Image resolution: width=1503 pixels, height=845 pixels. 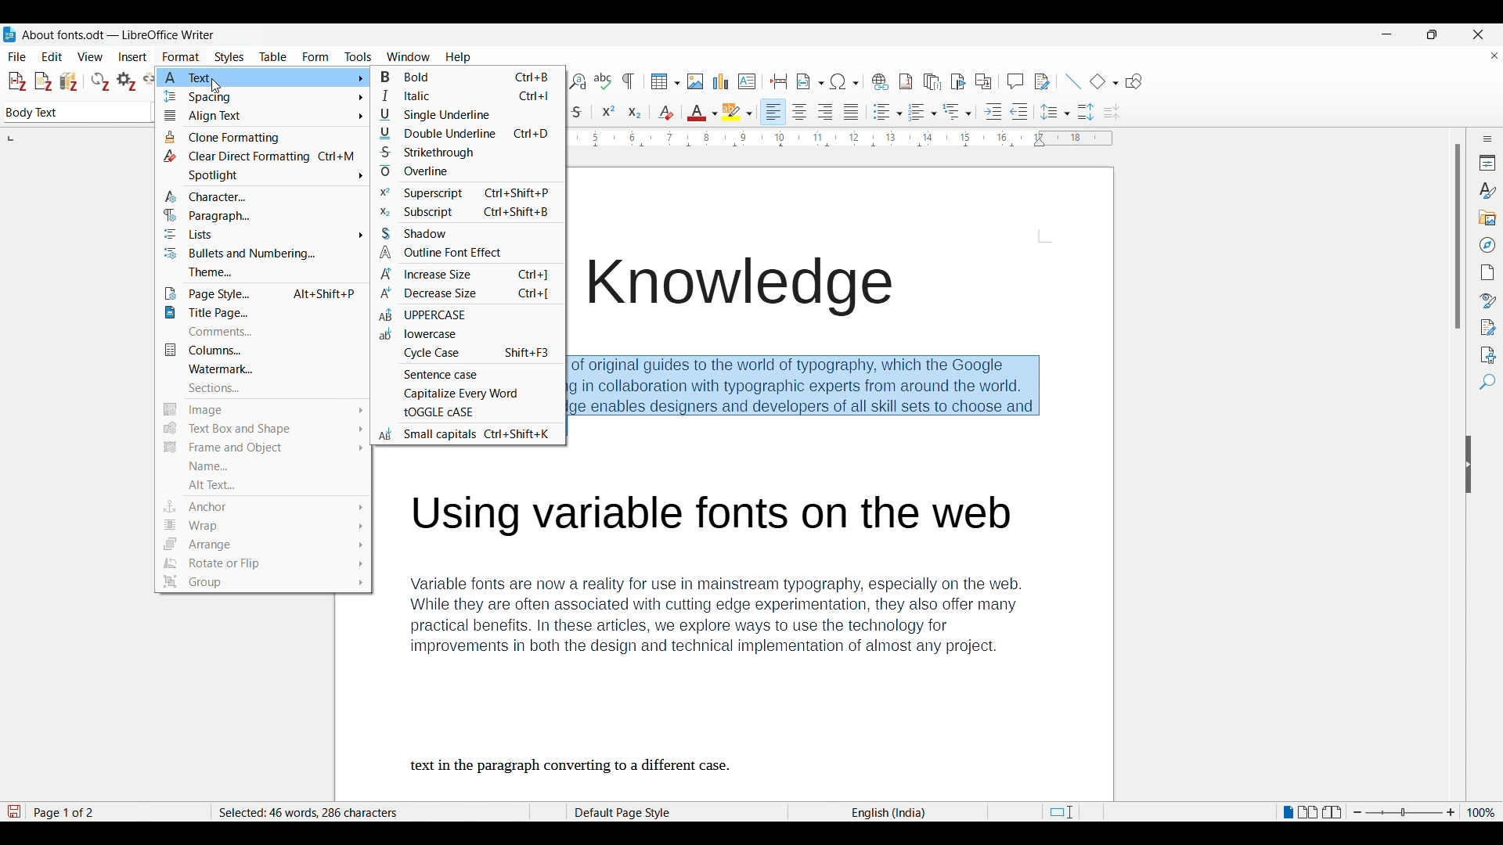 What do you see at coordinates (932, 82) in the screenshot?
I see `Insert endnote` at bounding box center [932, 82].